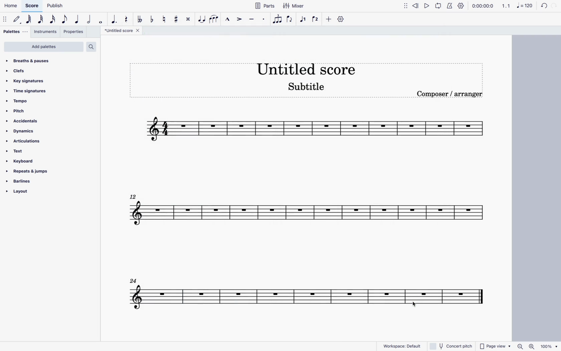 Image resolution: width=561 pixels, height=351 pixels. I want to click on voice 1, so click(302, 20).